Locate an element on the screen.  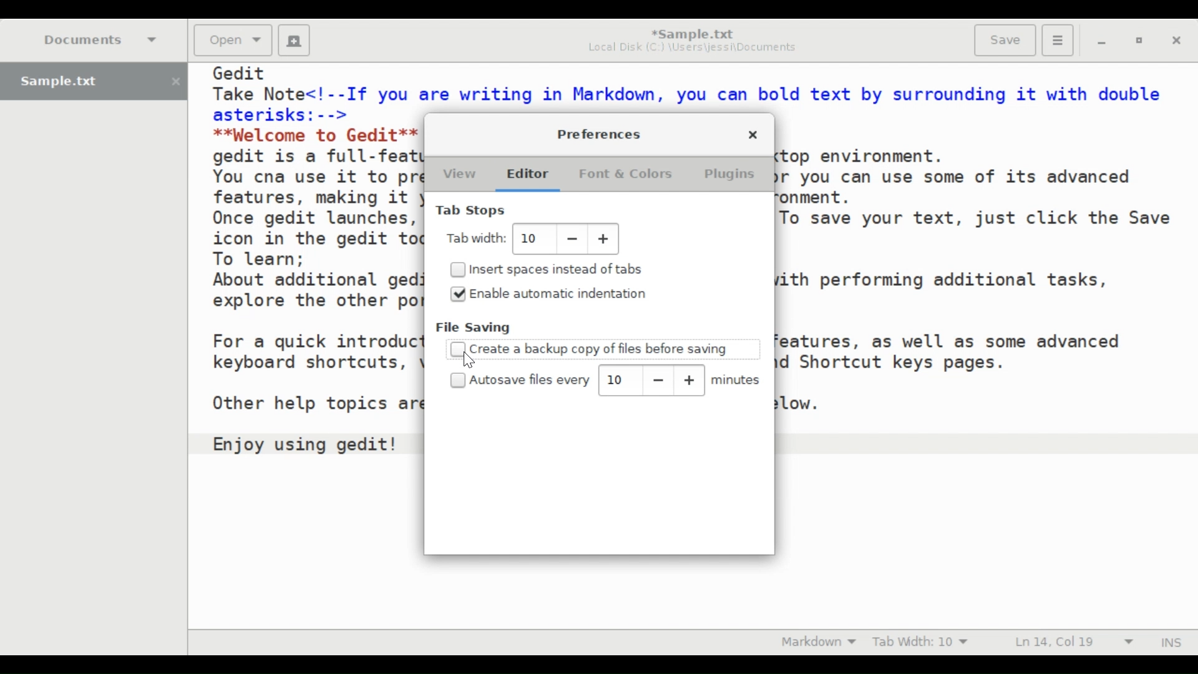
Save is located at coordinates (1004, 40).